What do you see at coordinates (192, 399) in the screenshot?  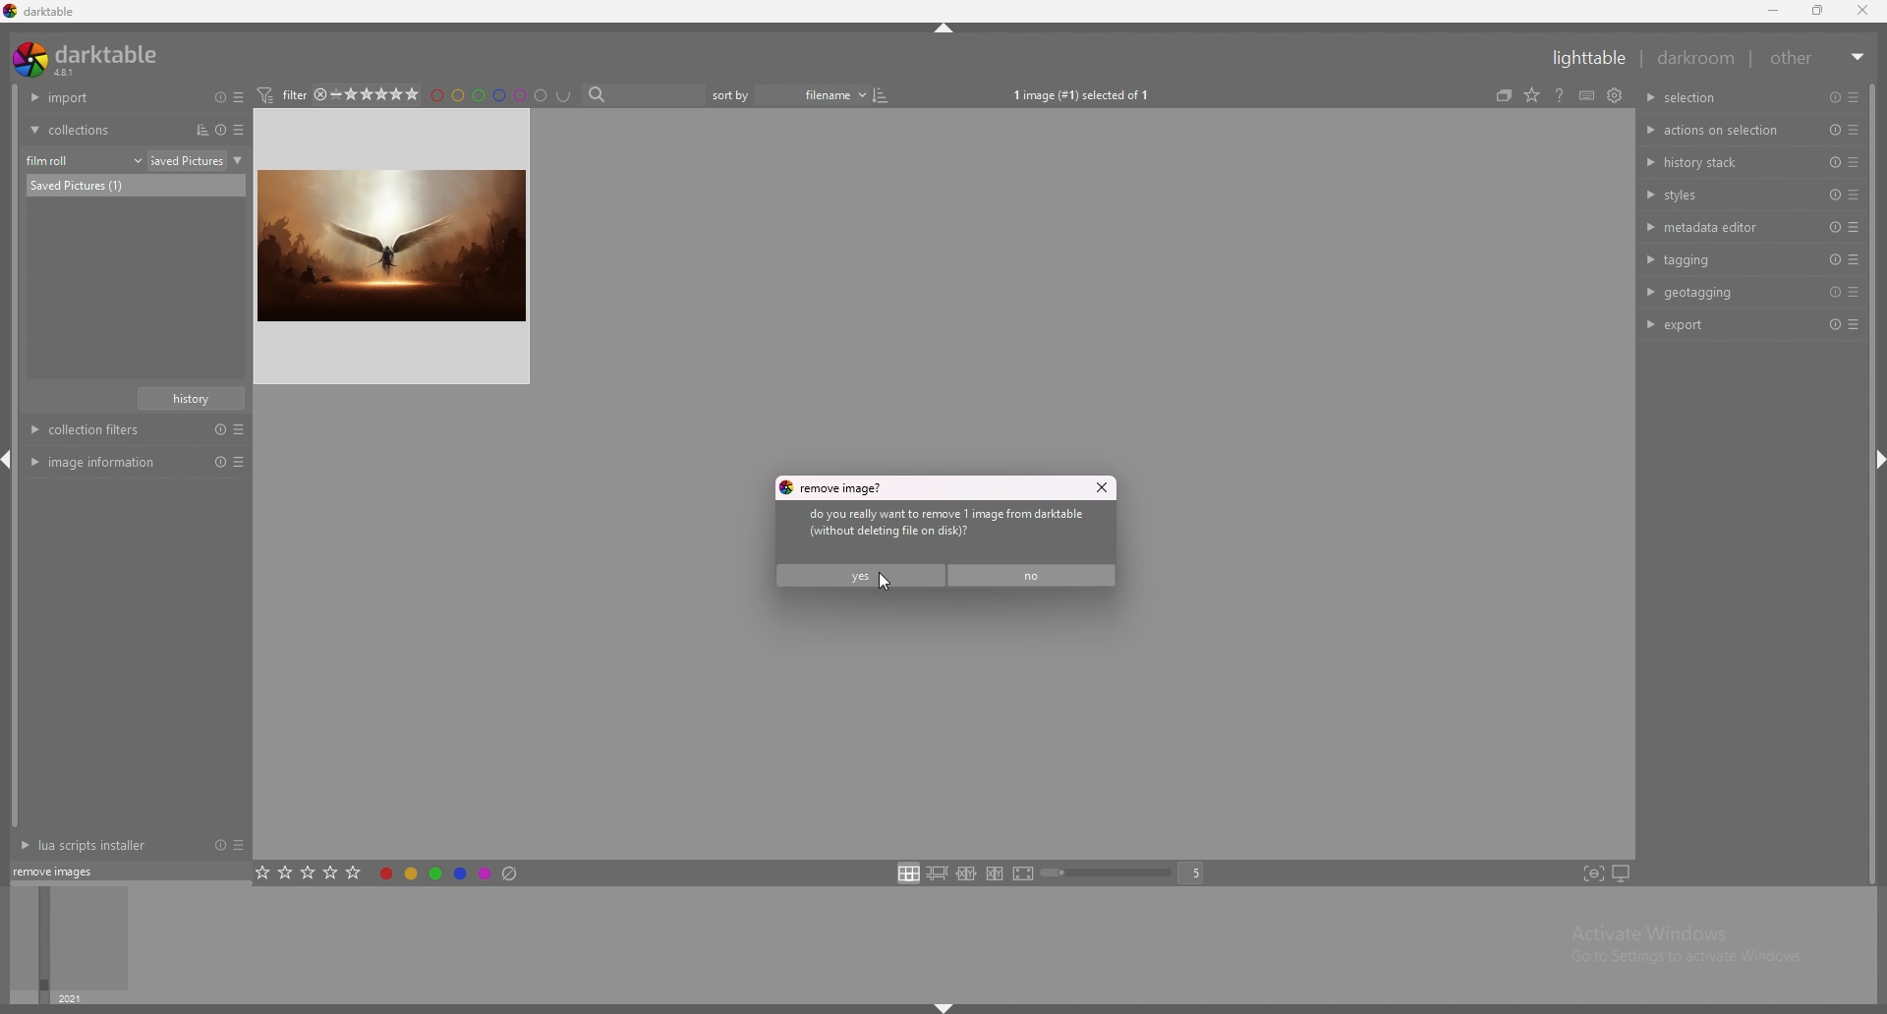 I see `history name` at bounding box center [192, 399].